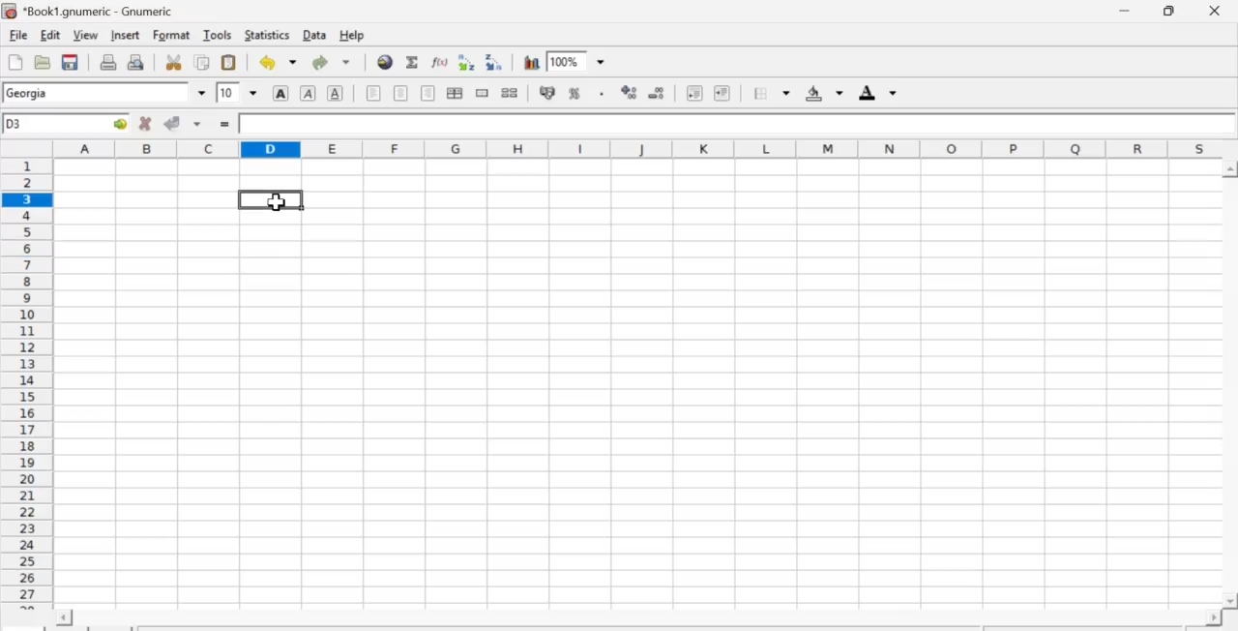 The width and height of the screenshot is (1238, 631). What do you see at coordinates (236, 92) in the screenshot?
I see `Font Size` at bounding box center [236, 92].